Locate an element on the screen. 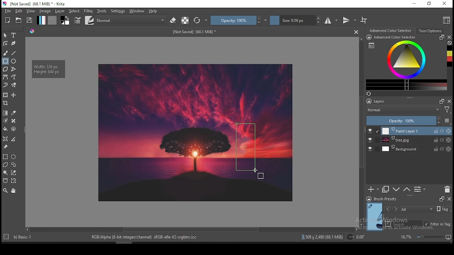 This screenshot has height=255, width=454. layer visibility on/off is located at coordinates (370, 131).